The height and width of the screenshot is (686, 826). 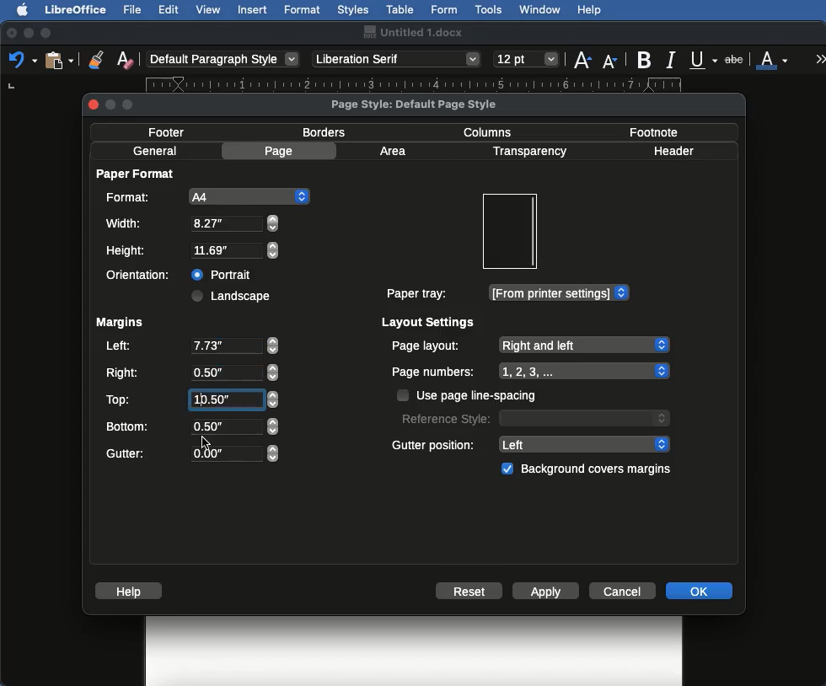 I want to click on Ruler, so click(x=430, y=83).